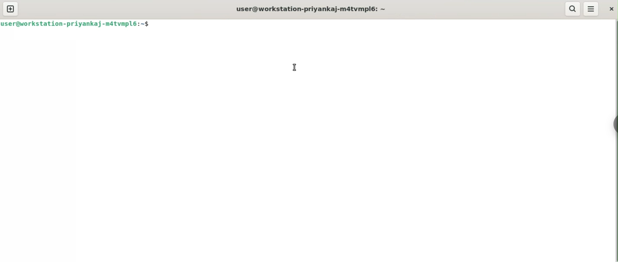 This screenshot has width=618, height=262. I want to click on command input, so click(386, 24).